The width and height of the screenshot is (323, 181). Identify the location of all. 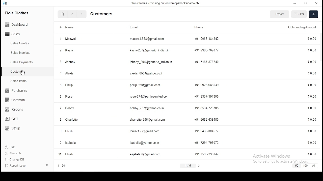
(313, 166).